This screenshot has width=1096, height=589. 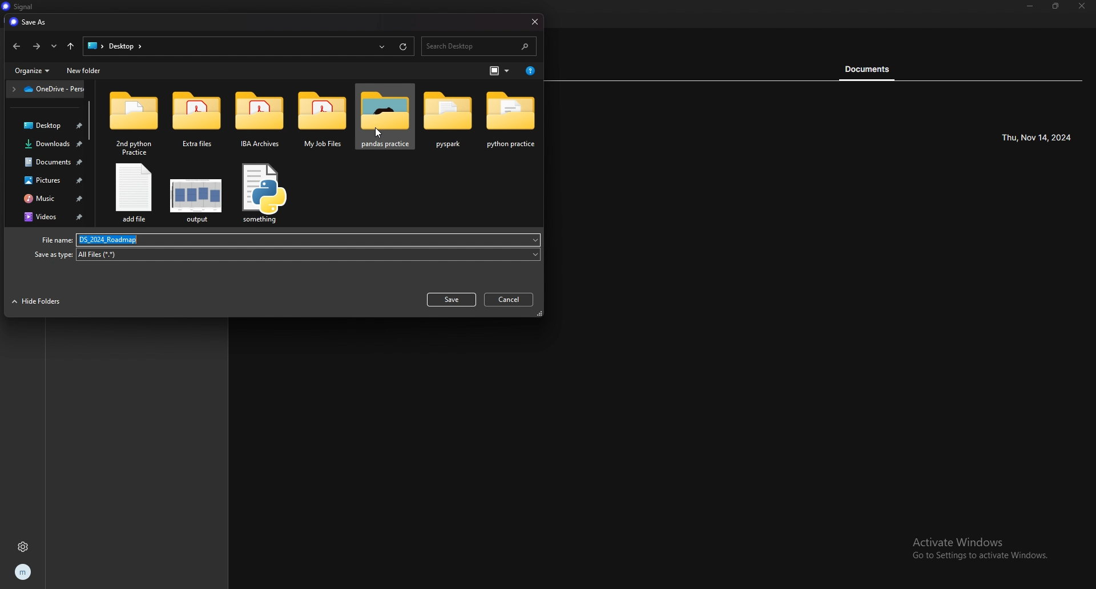 What do you see at coordinates (23, 546) in the screenshot?
I see `settings` at bounding box center [23, 546].